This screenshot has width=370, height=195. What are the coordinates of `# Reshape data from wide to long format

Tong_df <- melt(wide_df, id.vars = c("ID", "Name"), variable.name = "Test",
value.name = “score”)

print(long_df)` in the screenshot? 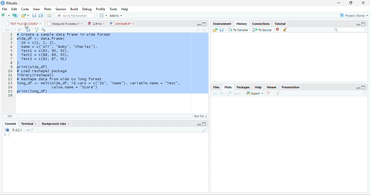 It's located at (102, 85).